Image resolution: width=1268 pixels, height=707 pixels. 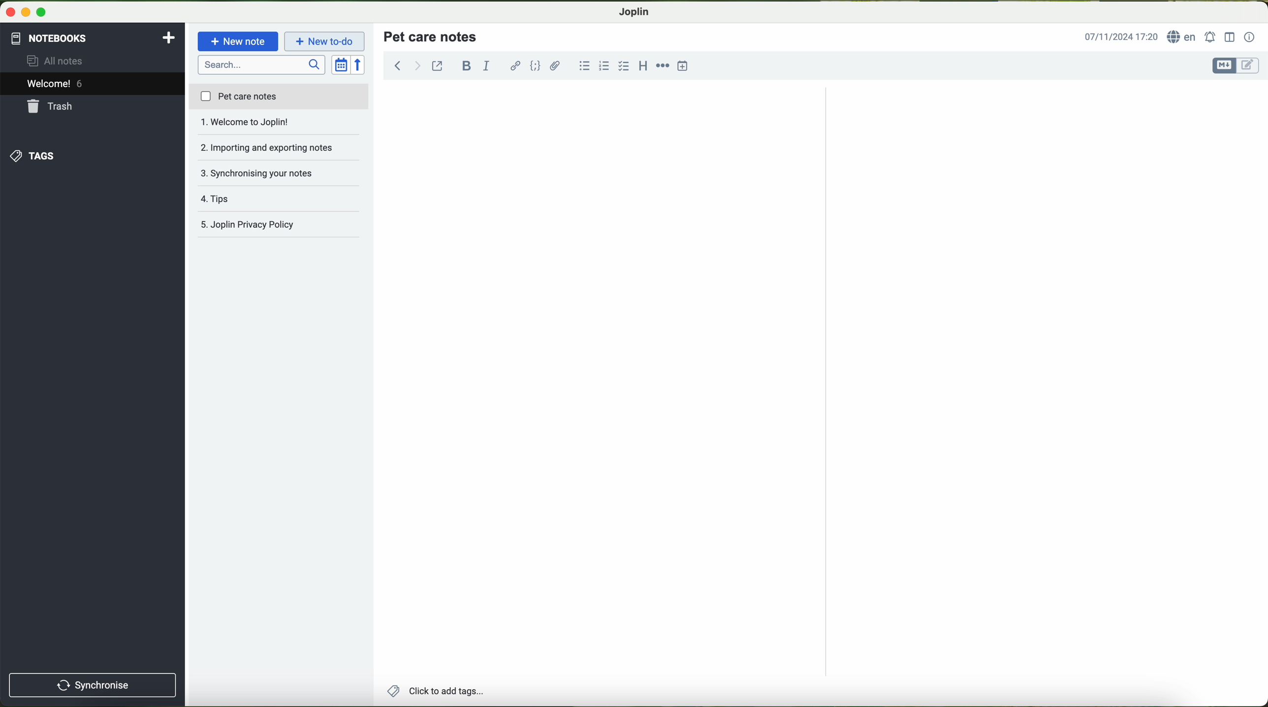 What do you see at coordinates (1235, 66) in the screenshot?
I see `toggle editors` at bounding box center [1235, 66].